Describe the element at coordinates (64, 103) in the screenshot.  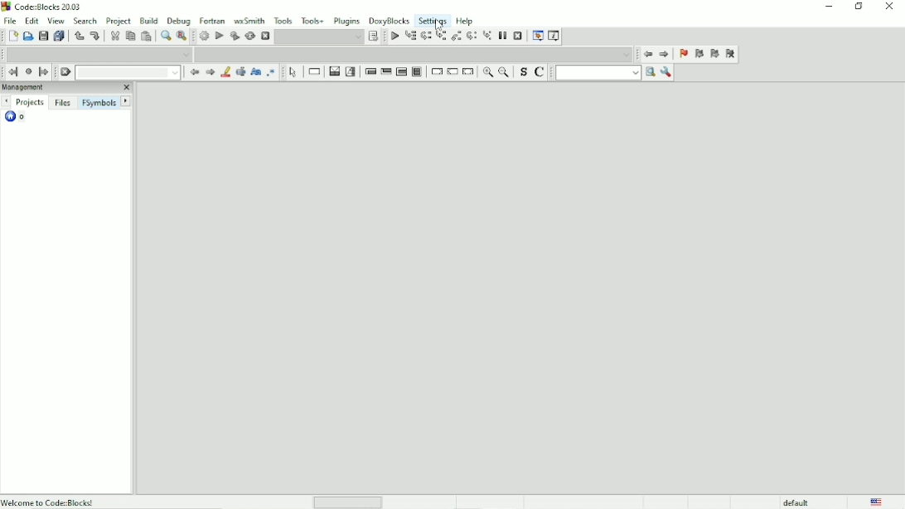
I see `Files` at that location.